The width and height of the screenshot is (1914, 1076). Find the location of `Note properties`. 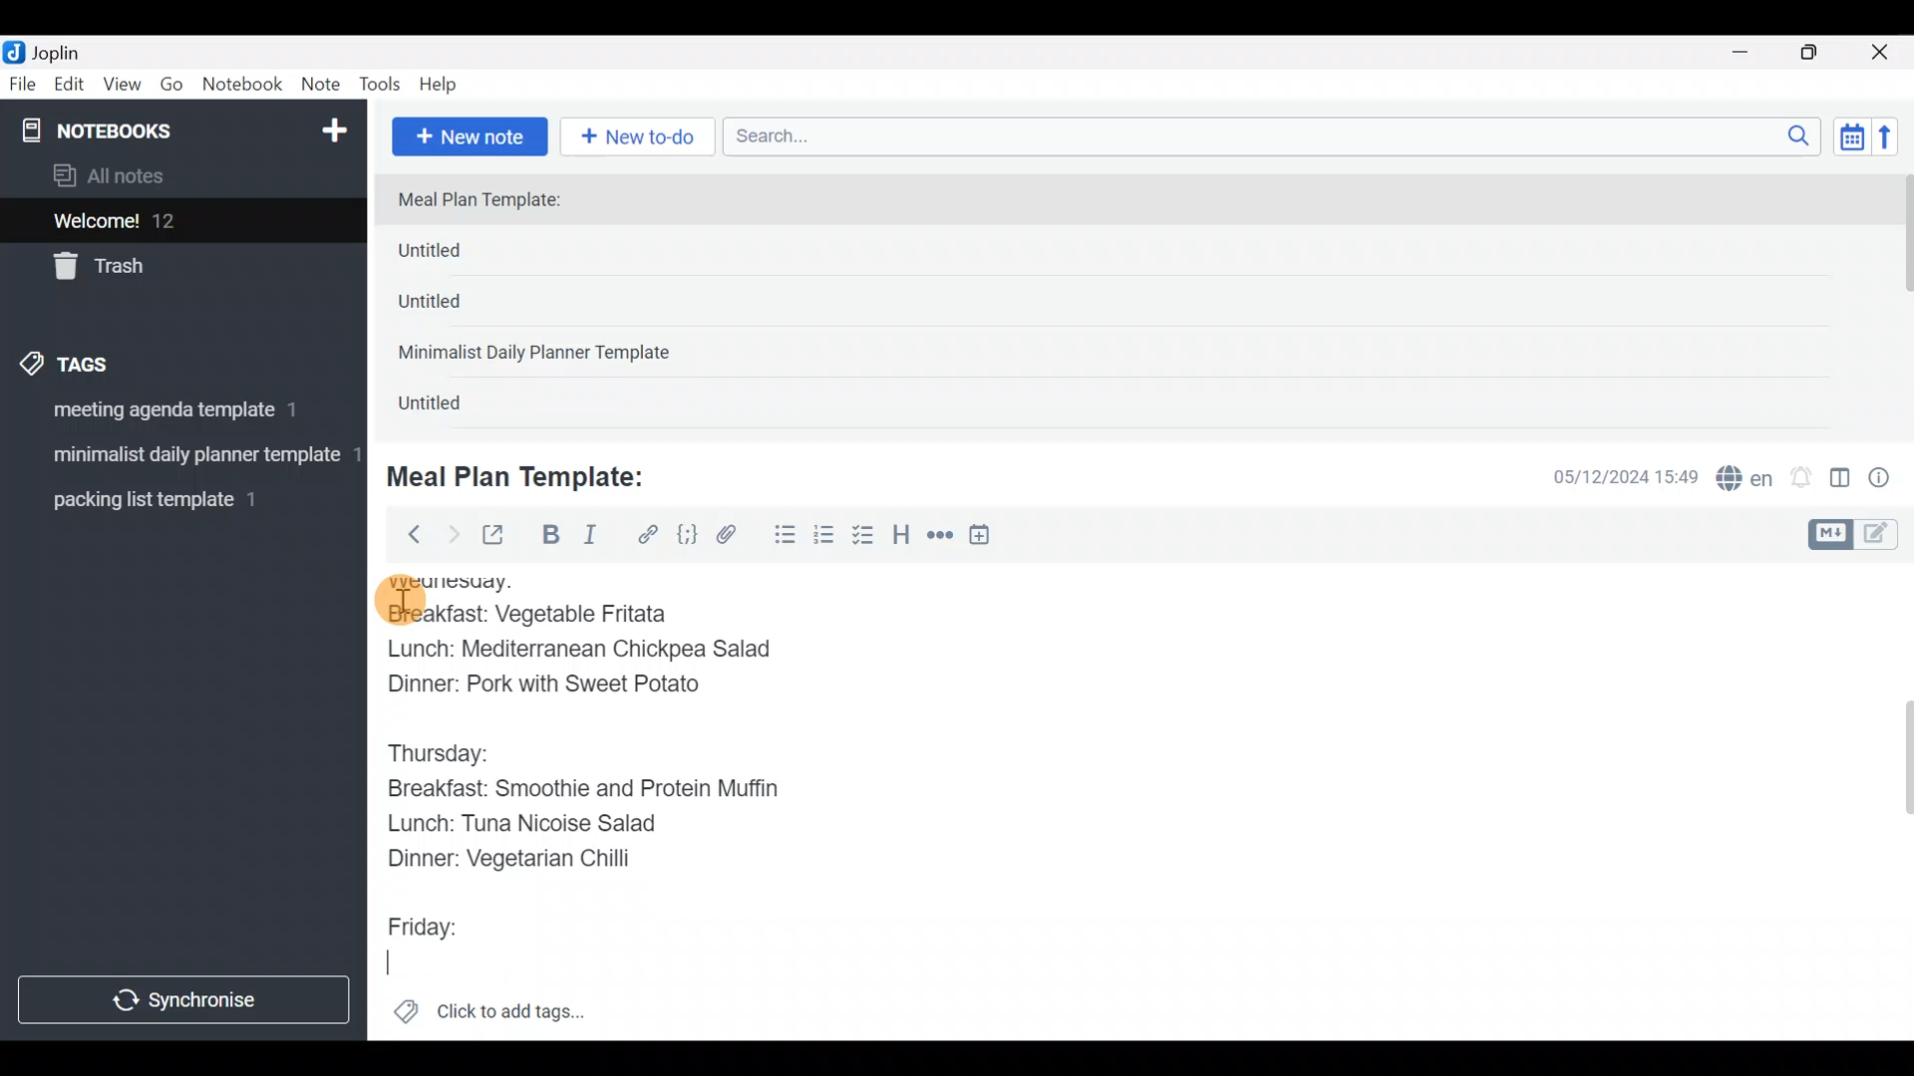

Note properties is located at coordinates (1888, 479).